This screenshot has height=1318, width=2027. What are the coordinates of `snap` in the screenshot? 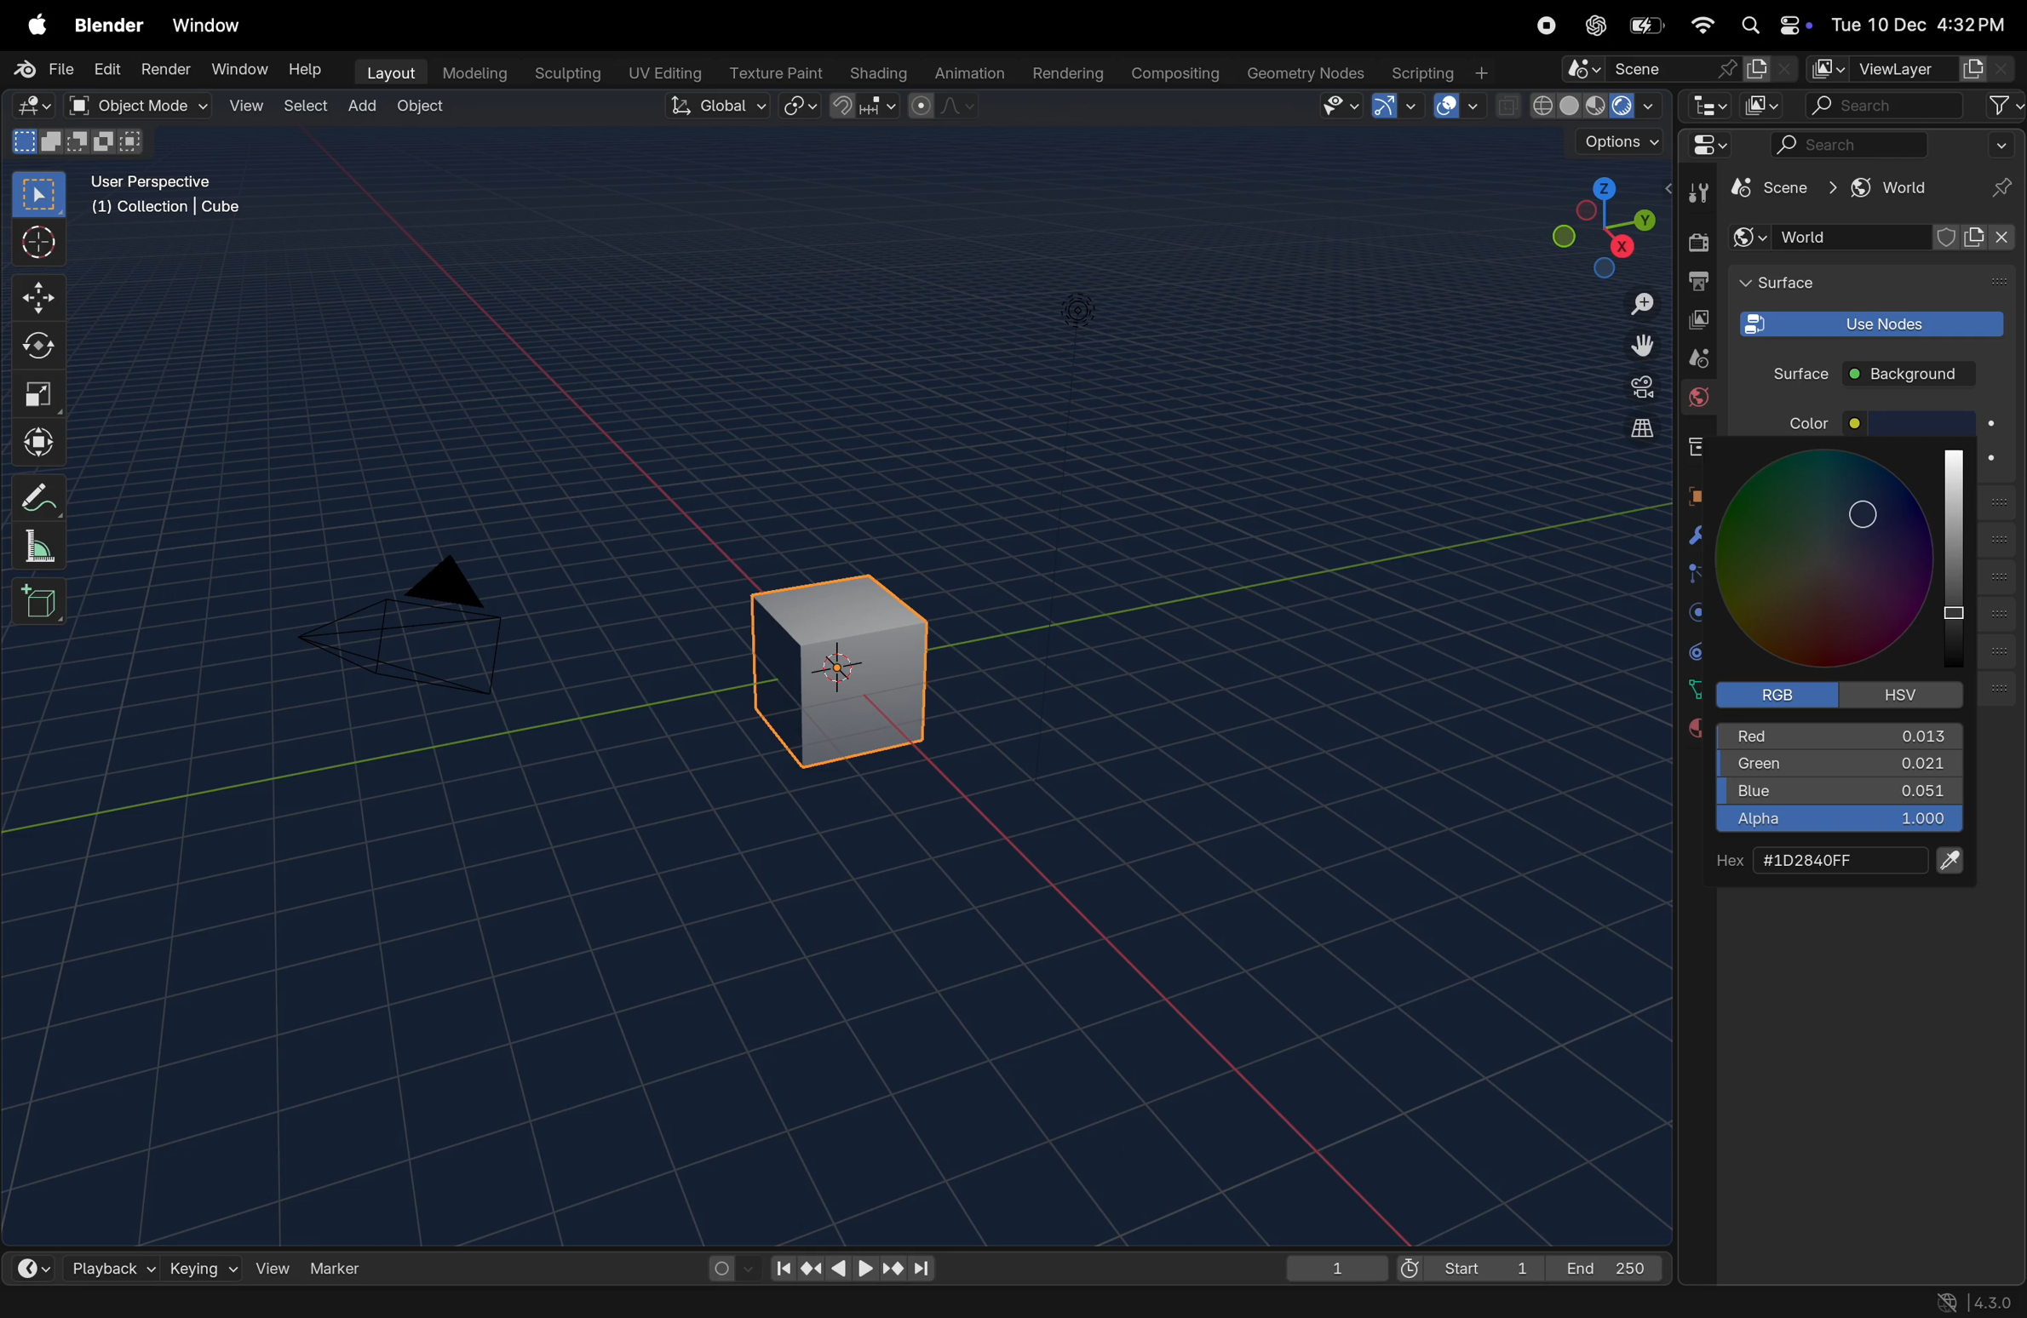 It's located at (865, 107).